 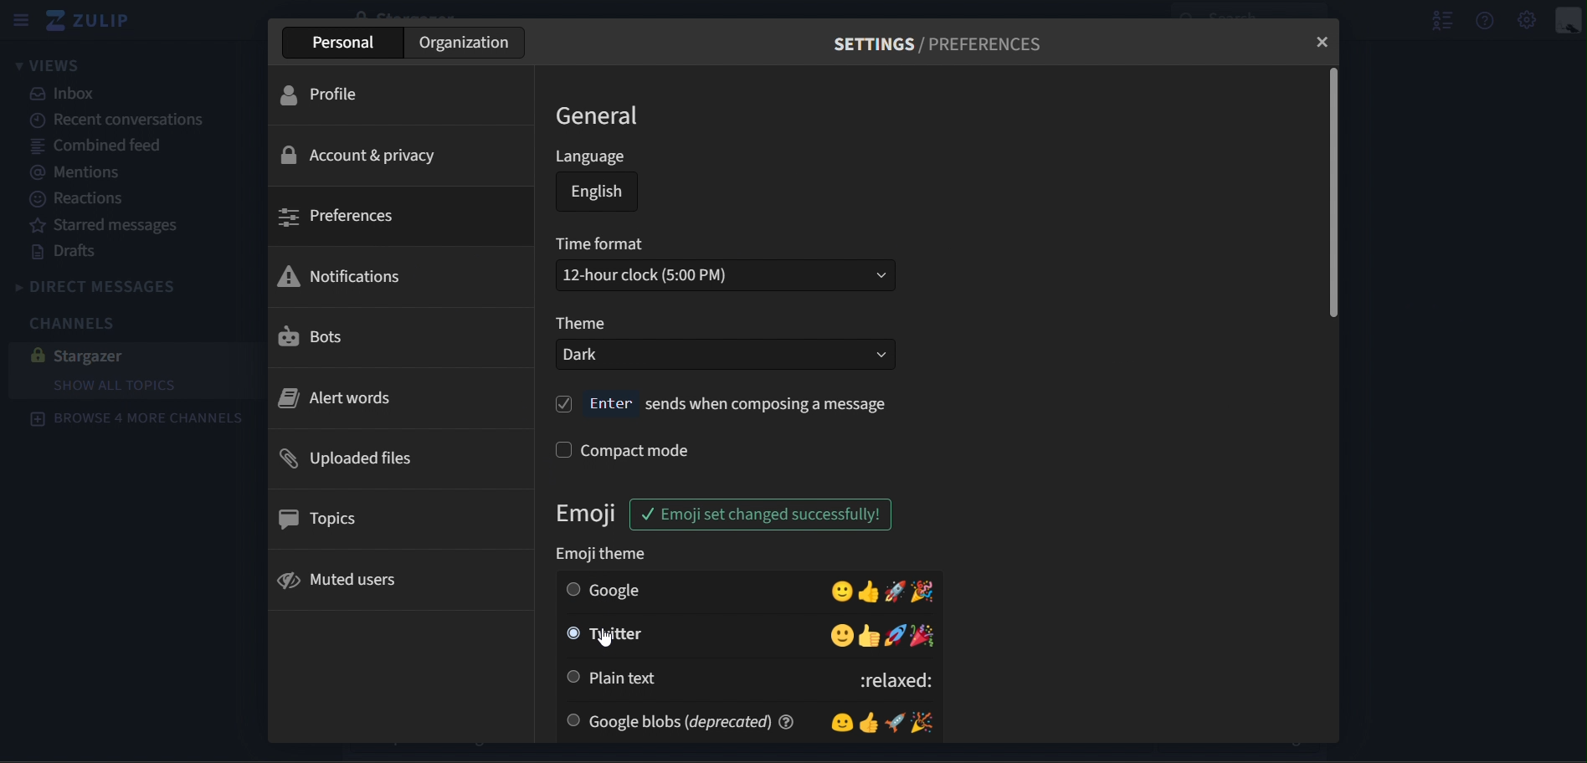 I want to click on personal menu, so click(x=1567, y=19).